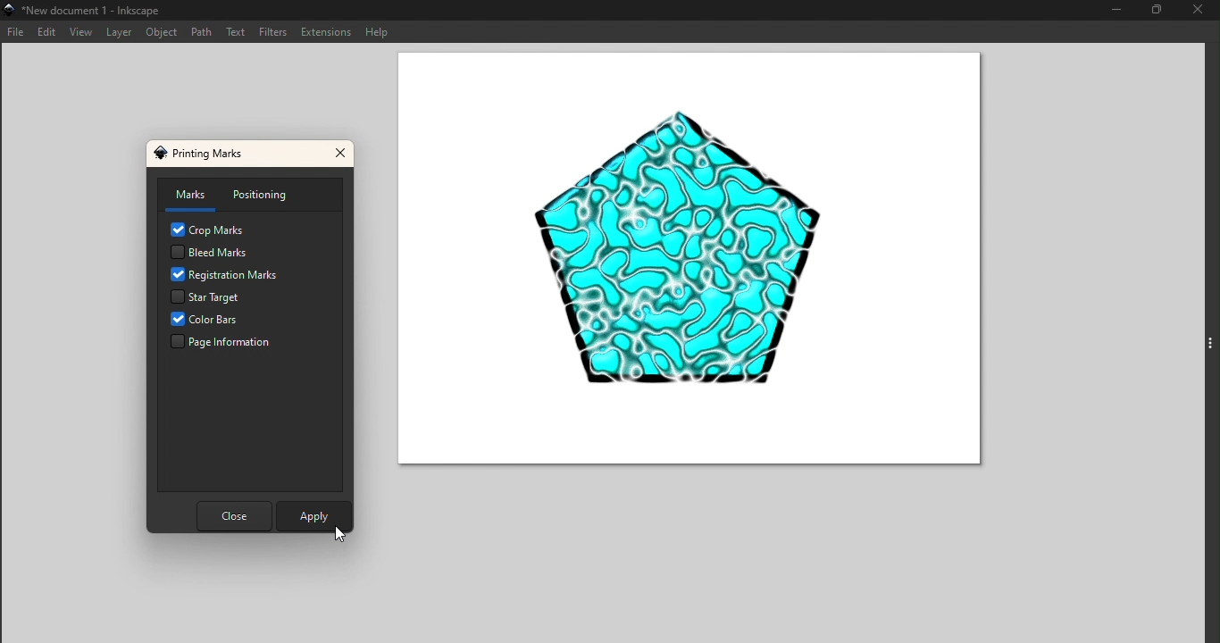 Image resolution: width=1220 pixels, height=643 pixels. I want to click on Close, so click(342, 155).